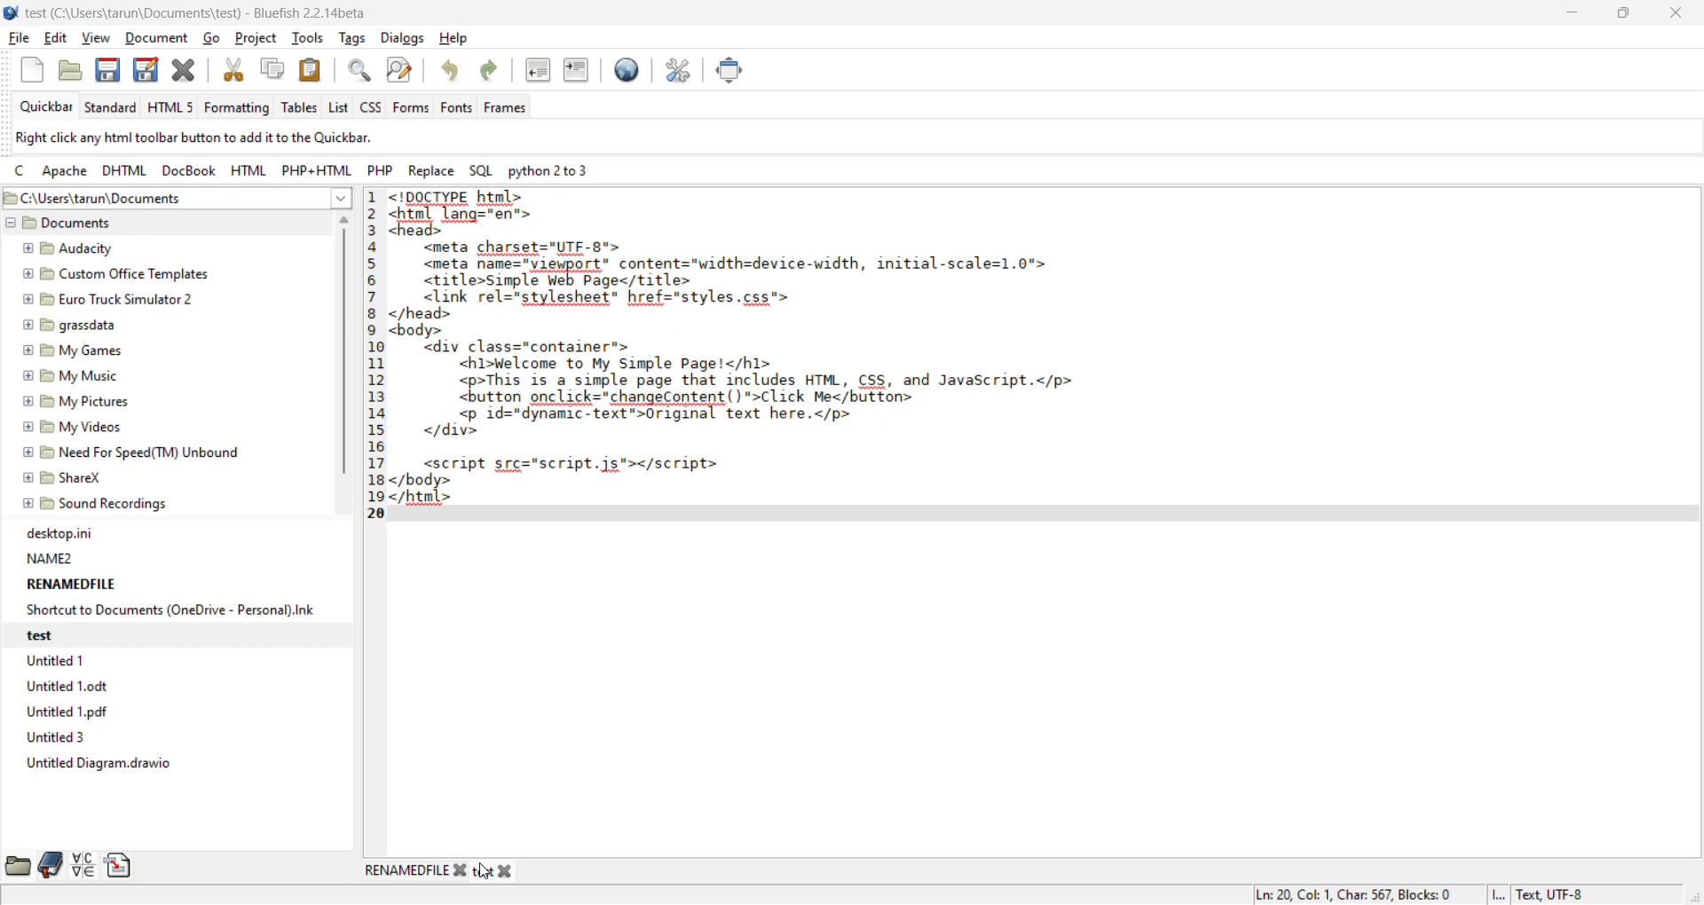 The height and width of the screenshot is (905, 1704). What do you see at coordinates (1623, 15) in the screenshot?
I see `maximize` at bounding box center [1623, 15].